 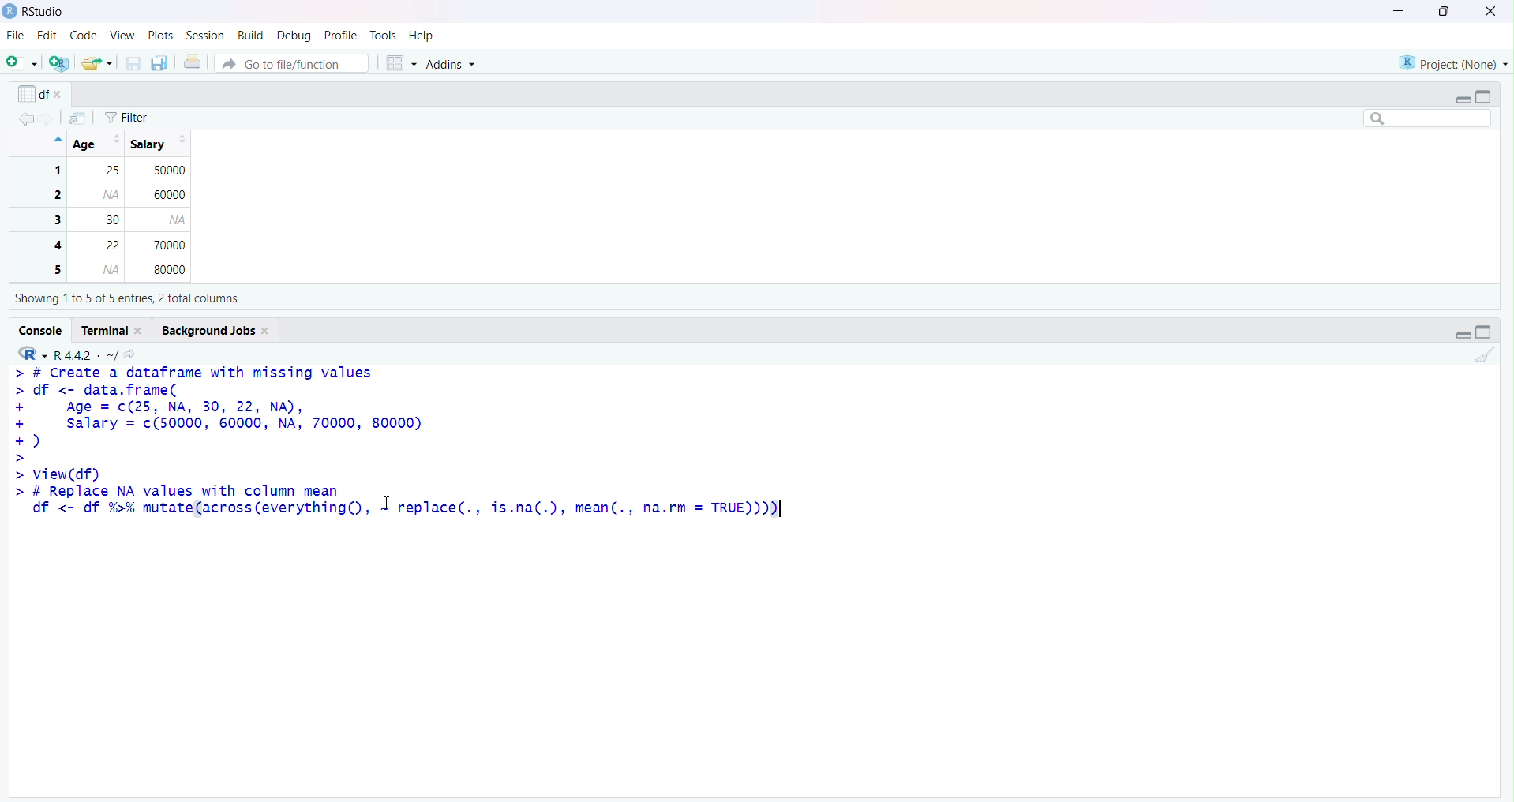 What do you see at coordinates (422, 36) in the screenshot?
I see `Help` at bounding box center [422, 36].